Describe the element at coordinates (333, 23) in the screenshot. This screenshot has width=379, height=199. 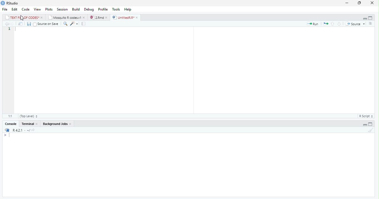
I see `Go to previous section` at that location.